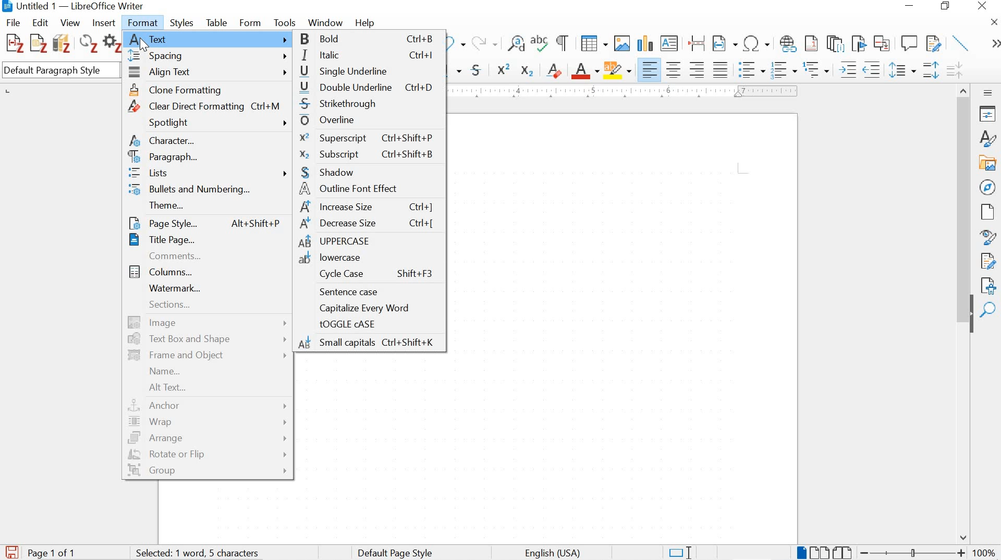  What do you see at coordinates (11, 551) in the screenshot?
I see `save` at bounding box center [11, 551].